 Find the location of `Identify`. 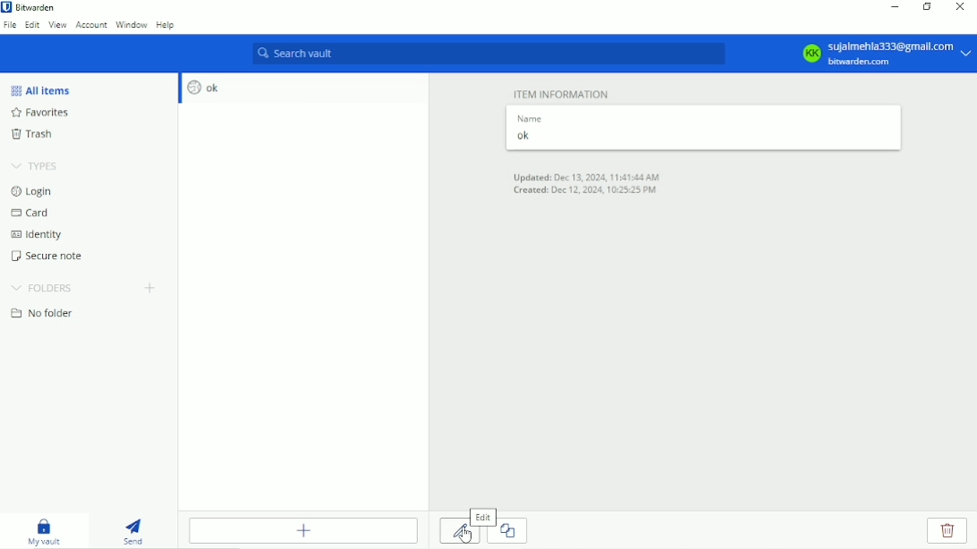

Identify is located at coordinates (39, 235).